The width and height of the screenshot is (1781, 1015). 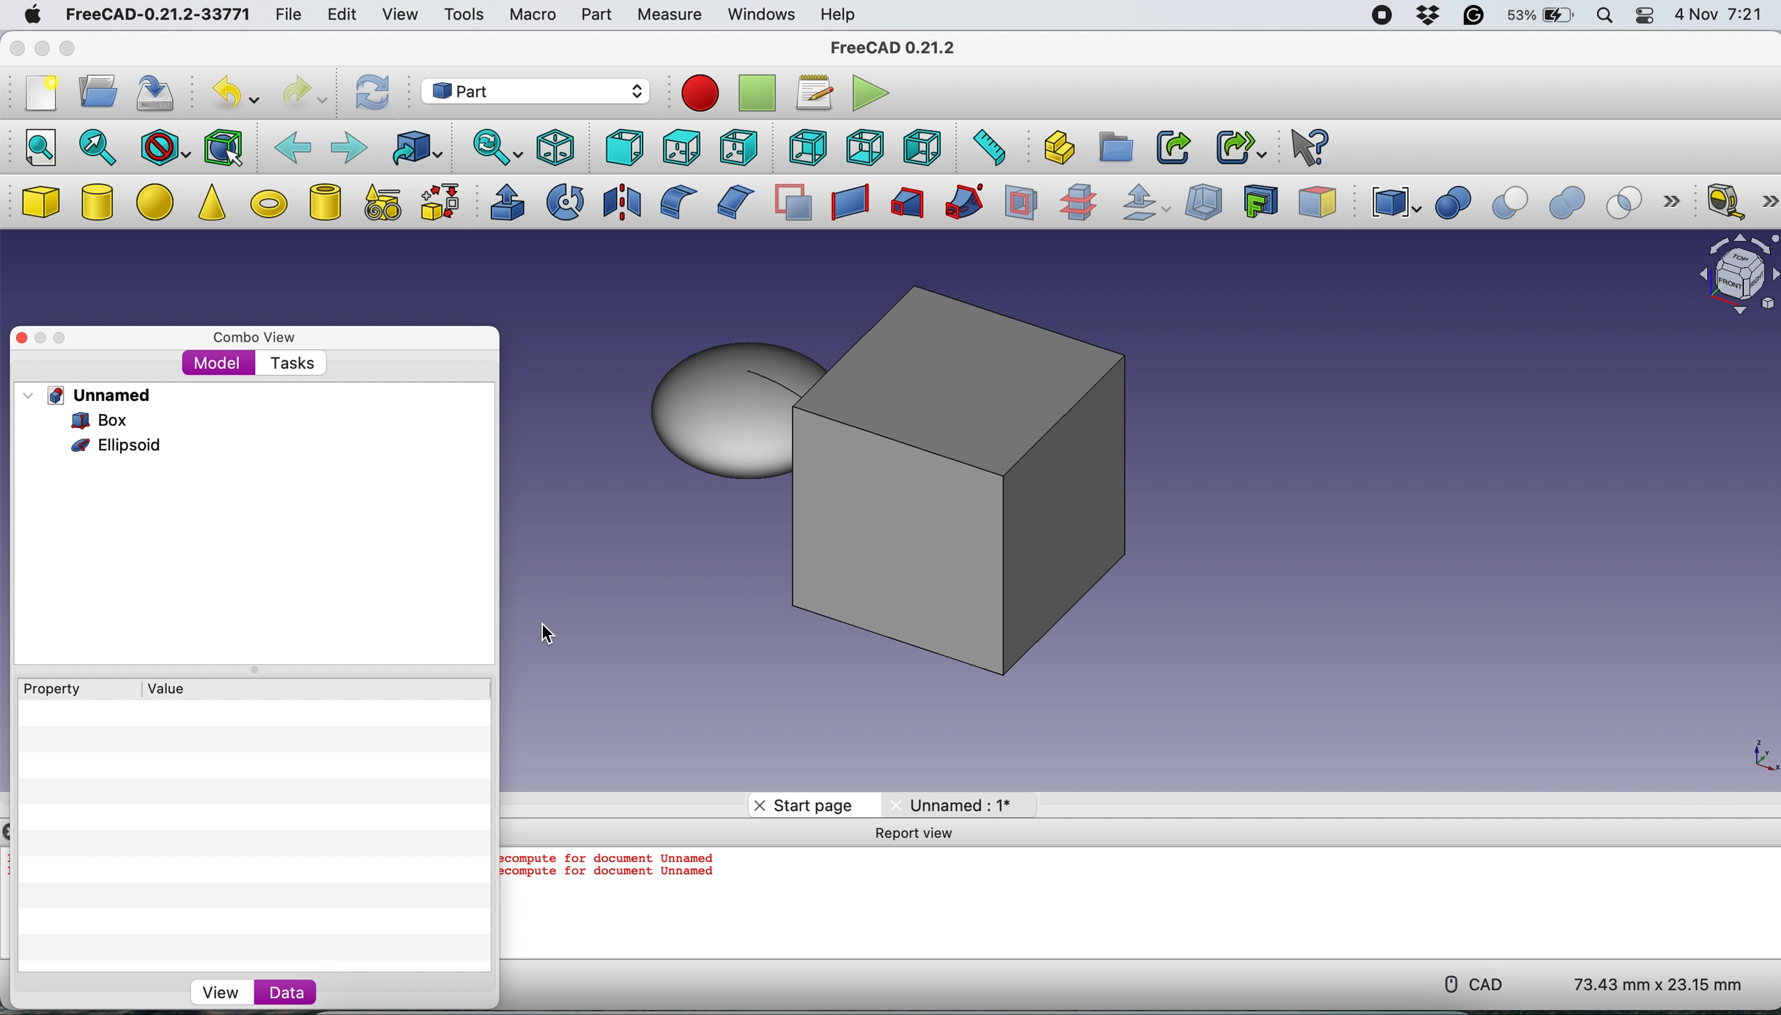 I want to click on tools, so click(x=468, y=18).